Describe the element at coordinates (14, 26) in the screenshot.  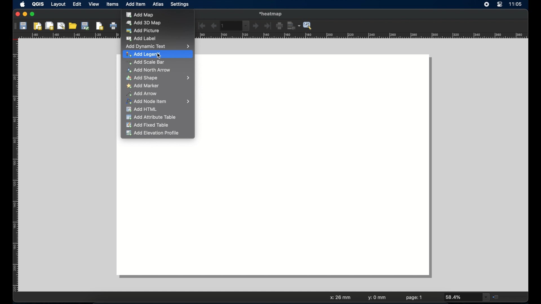
I see `drag hadle` at that location.